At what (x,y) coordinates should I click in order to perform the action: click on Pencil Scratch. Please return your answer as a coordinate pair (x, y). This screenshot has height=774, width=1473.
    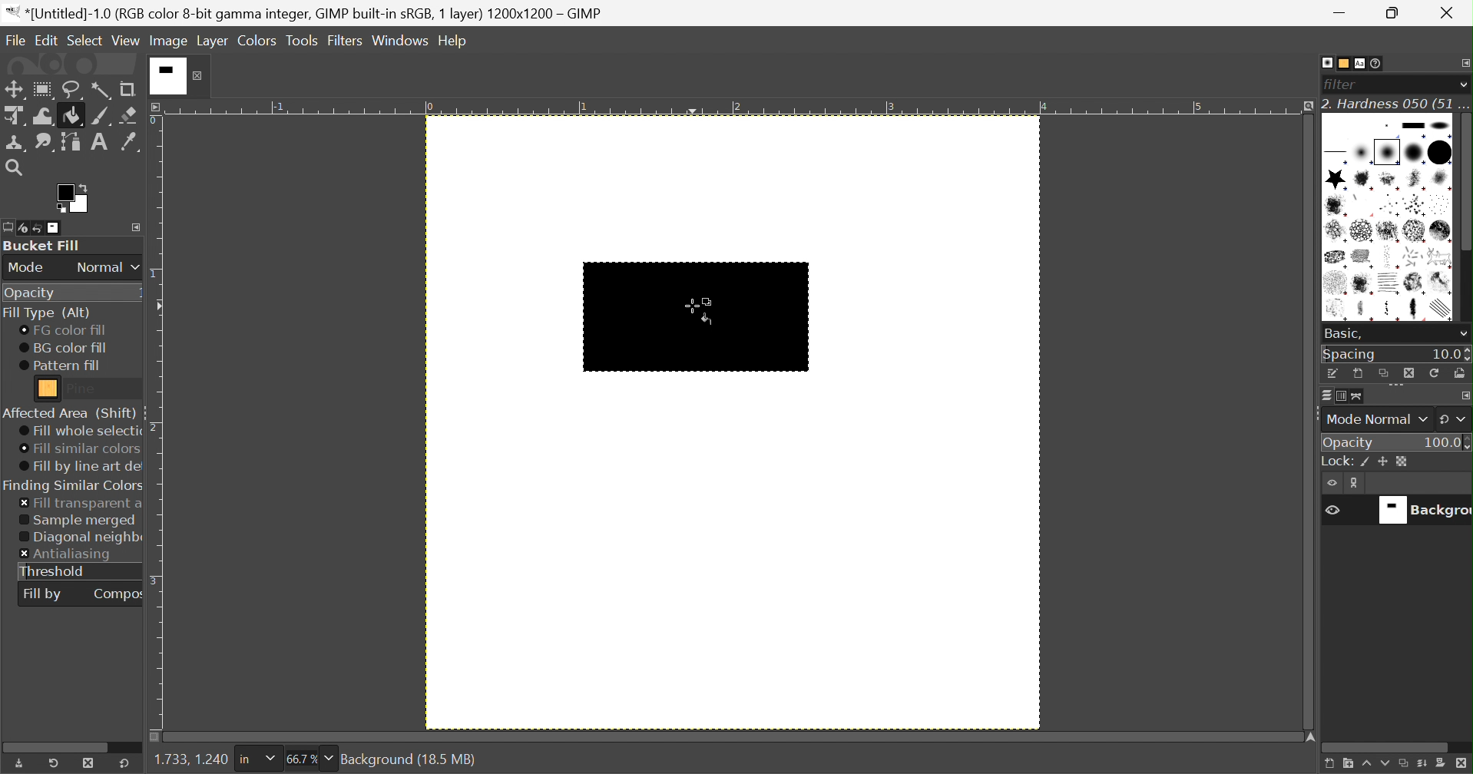
    Looking at the image, I should click on (1443, 309).